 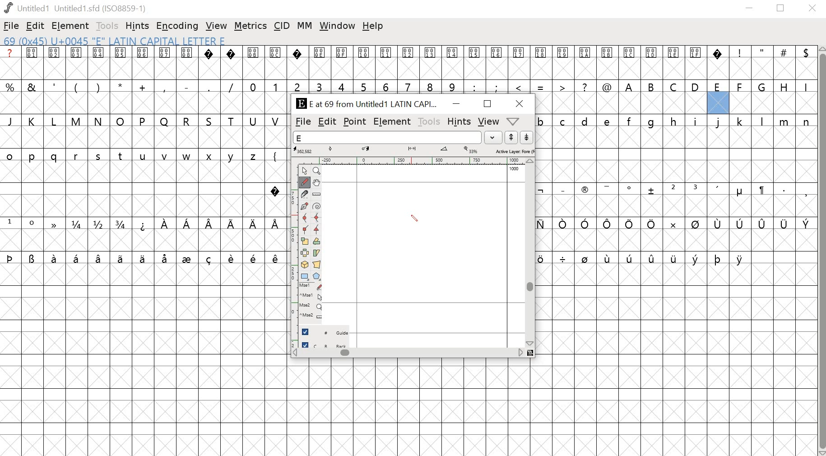 I want to click on Freehand, so click(x=306, y=183).